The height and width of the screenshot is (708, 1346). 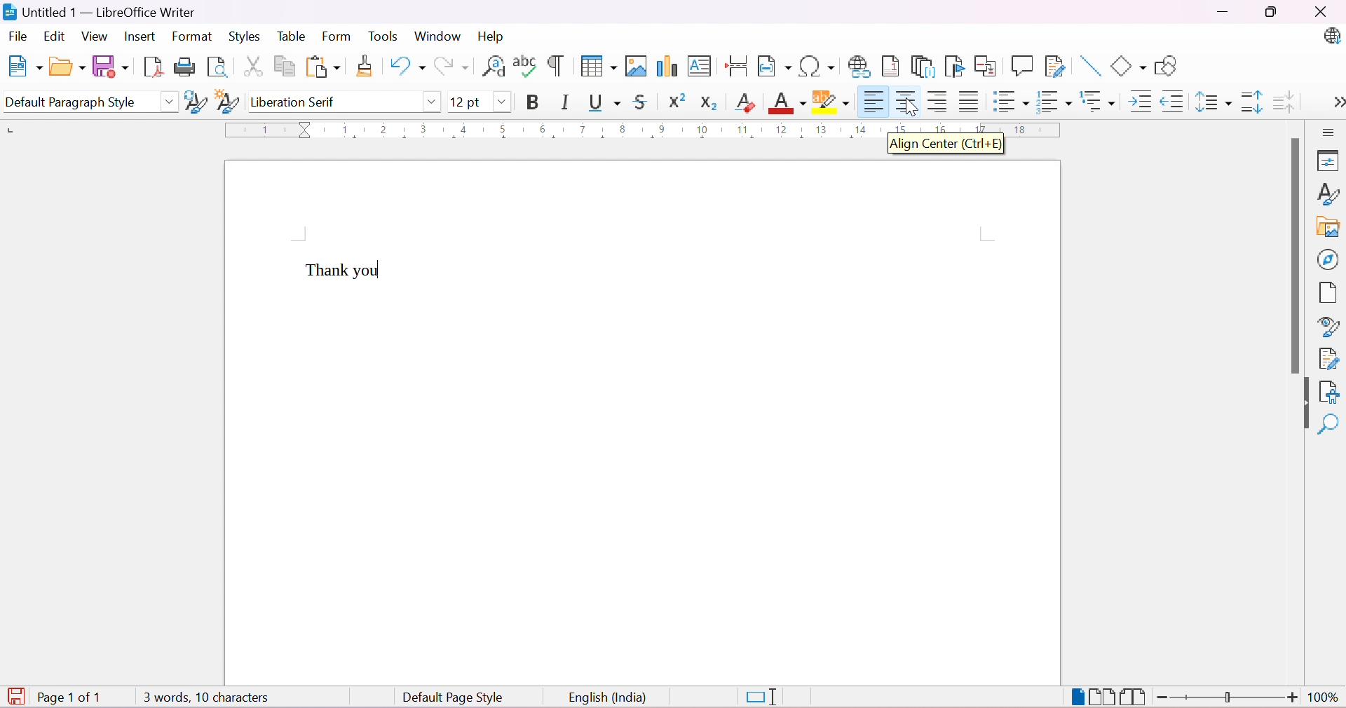 I want to click on Increase Paragraph Spacing, so click(x=1249, y=101).